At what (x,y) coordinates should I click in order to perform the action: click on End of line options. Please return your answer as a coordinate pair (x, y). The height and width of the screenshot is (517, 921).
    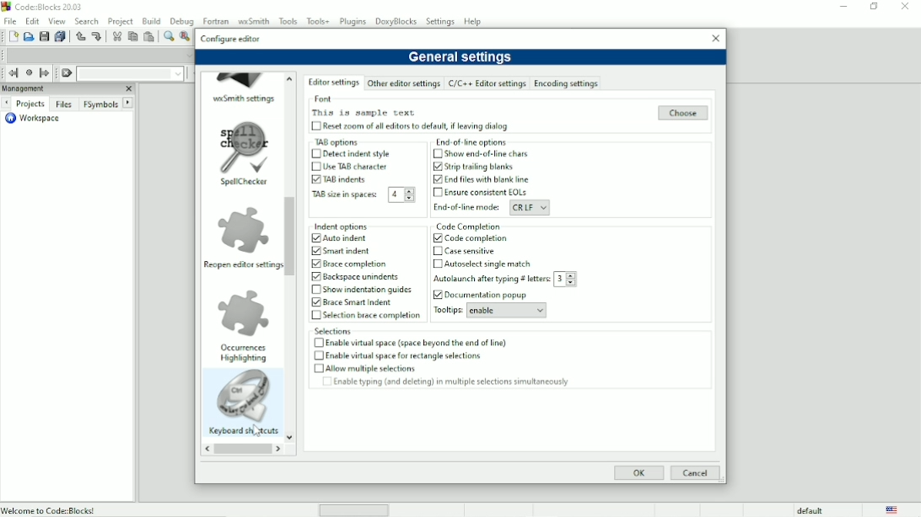
    Looking at the image, I should click on (469, 142).